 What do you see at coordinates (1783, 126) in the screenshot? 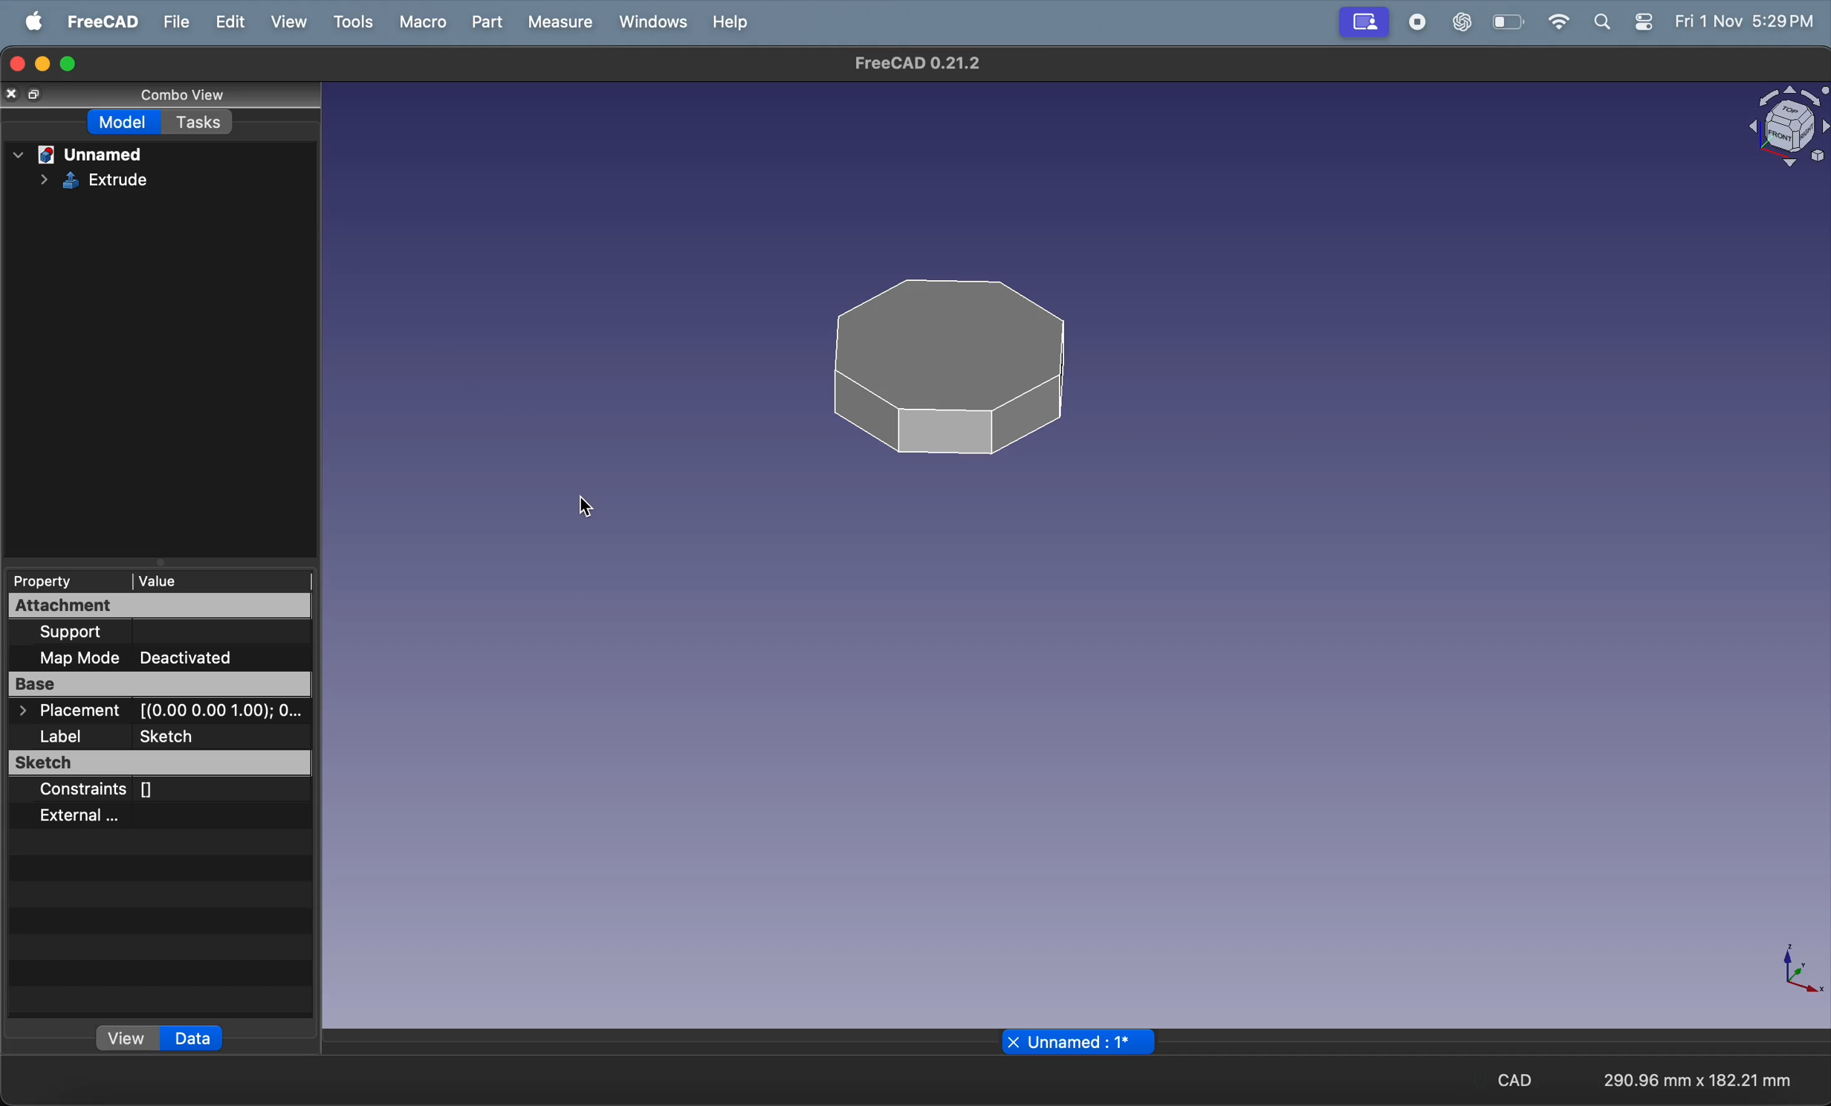
I see `vlock view` at bounding box center [1783, 126].